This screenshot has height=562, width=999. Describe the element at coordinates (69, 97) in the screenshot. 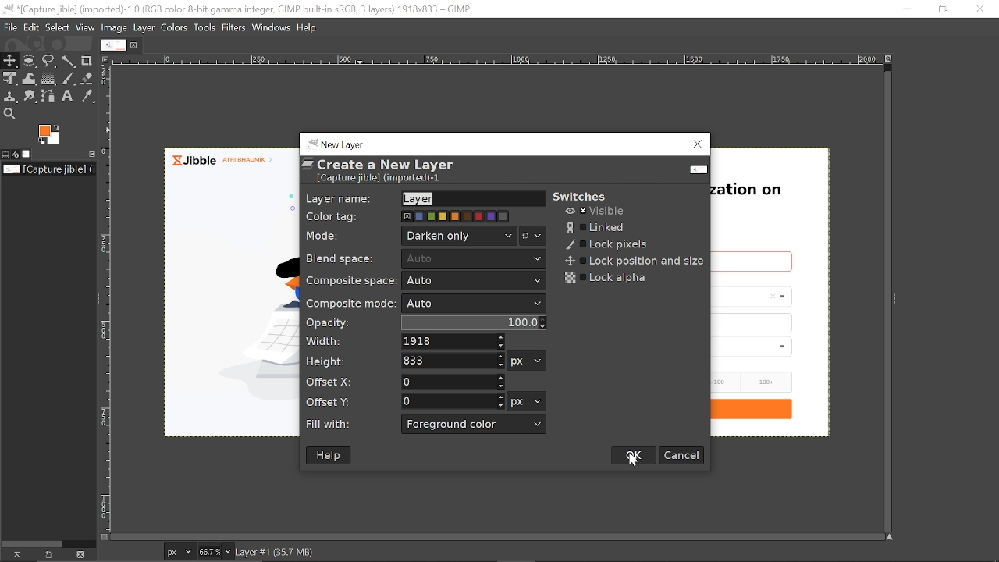

I see `Text tool` at that location.